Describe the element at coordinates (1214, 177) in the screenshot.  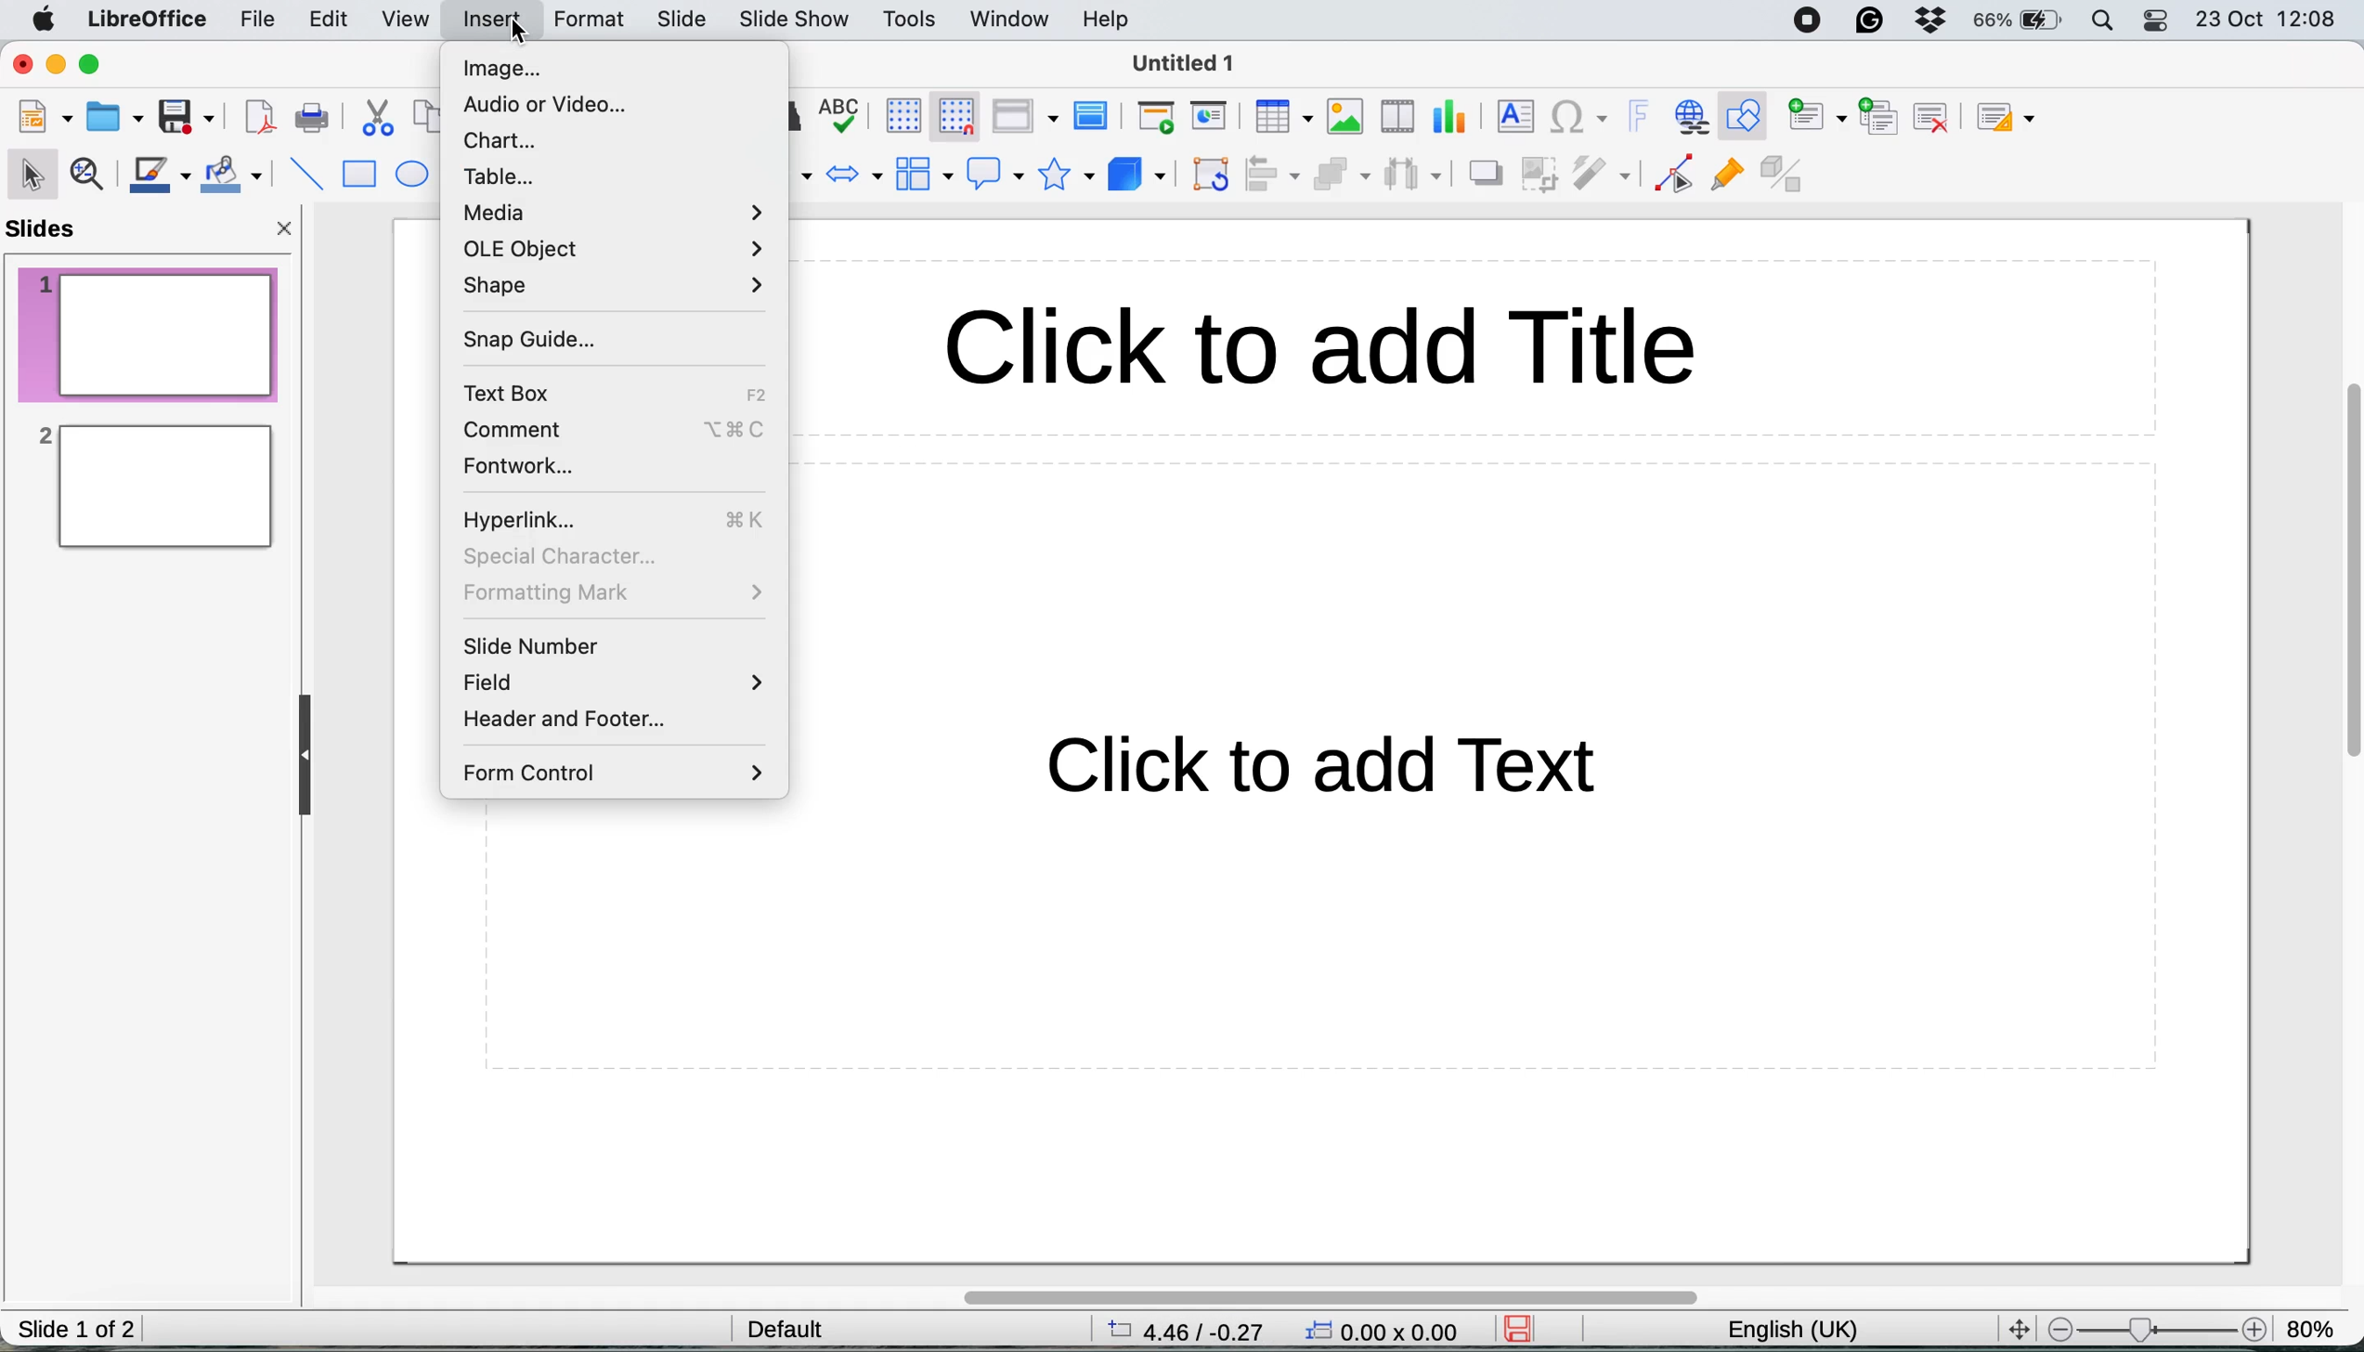
I see `transformations` at that location.